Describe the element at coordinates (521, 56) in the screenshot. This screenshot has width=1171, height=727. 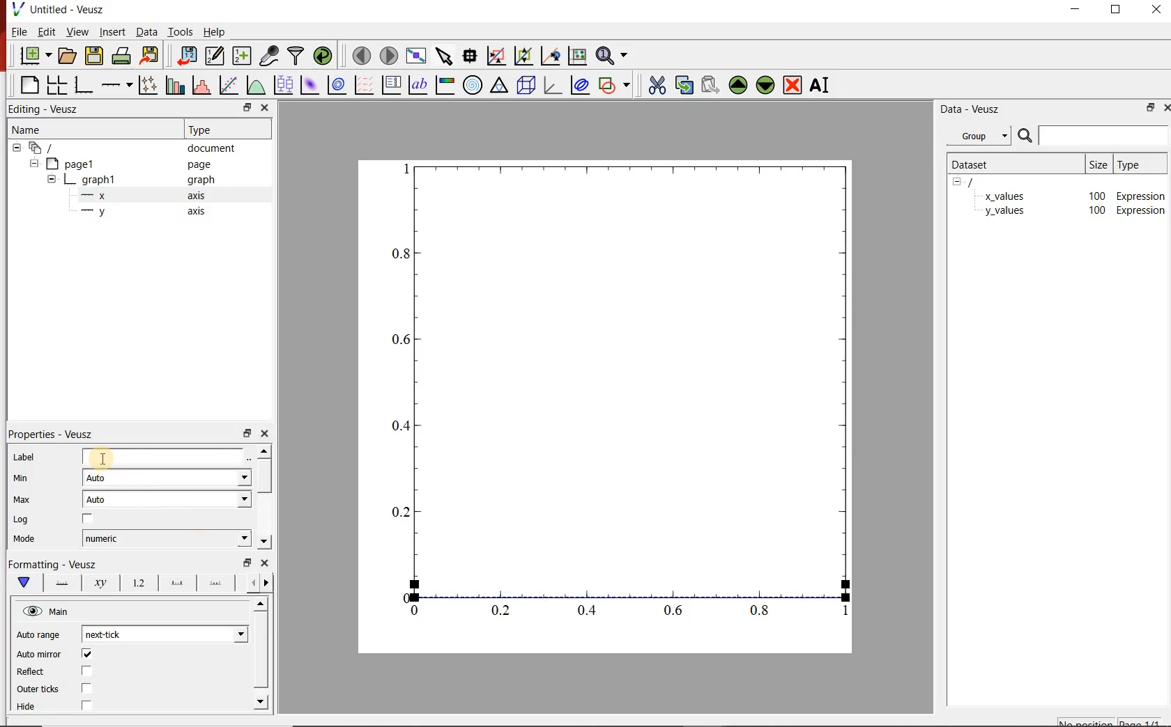
I see `click to zoom out on graph axes` at that location.